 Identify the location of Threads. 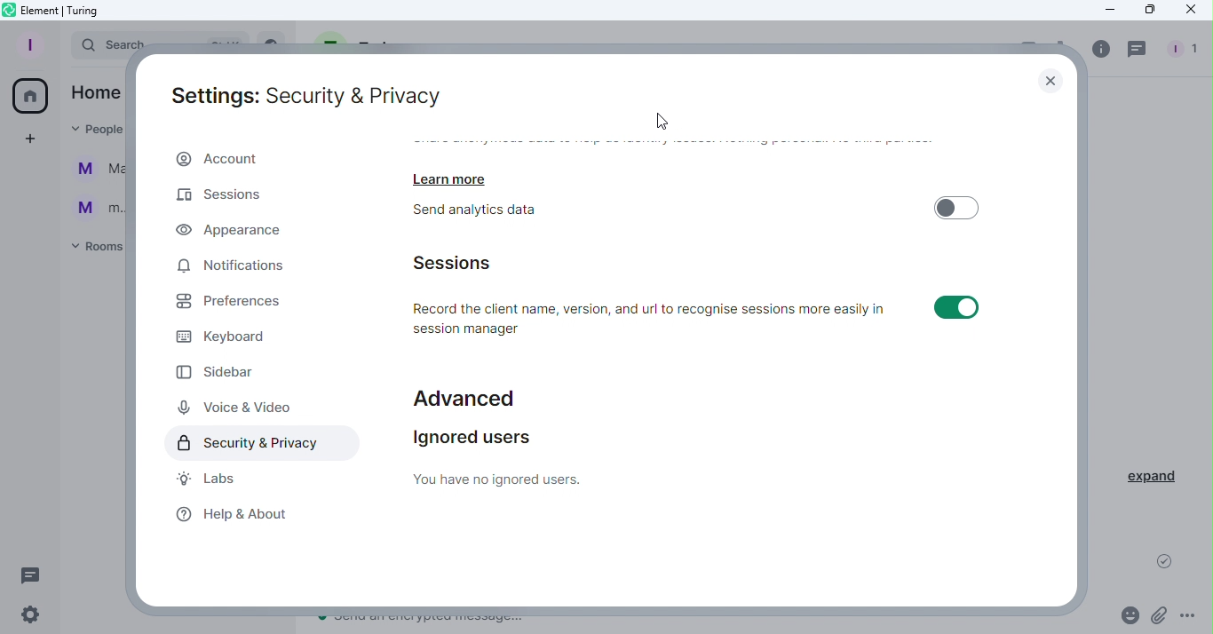
(34, 575).